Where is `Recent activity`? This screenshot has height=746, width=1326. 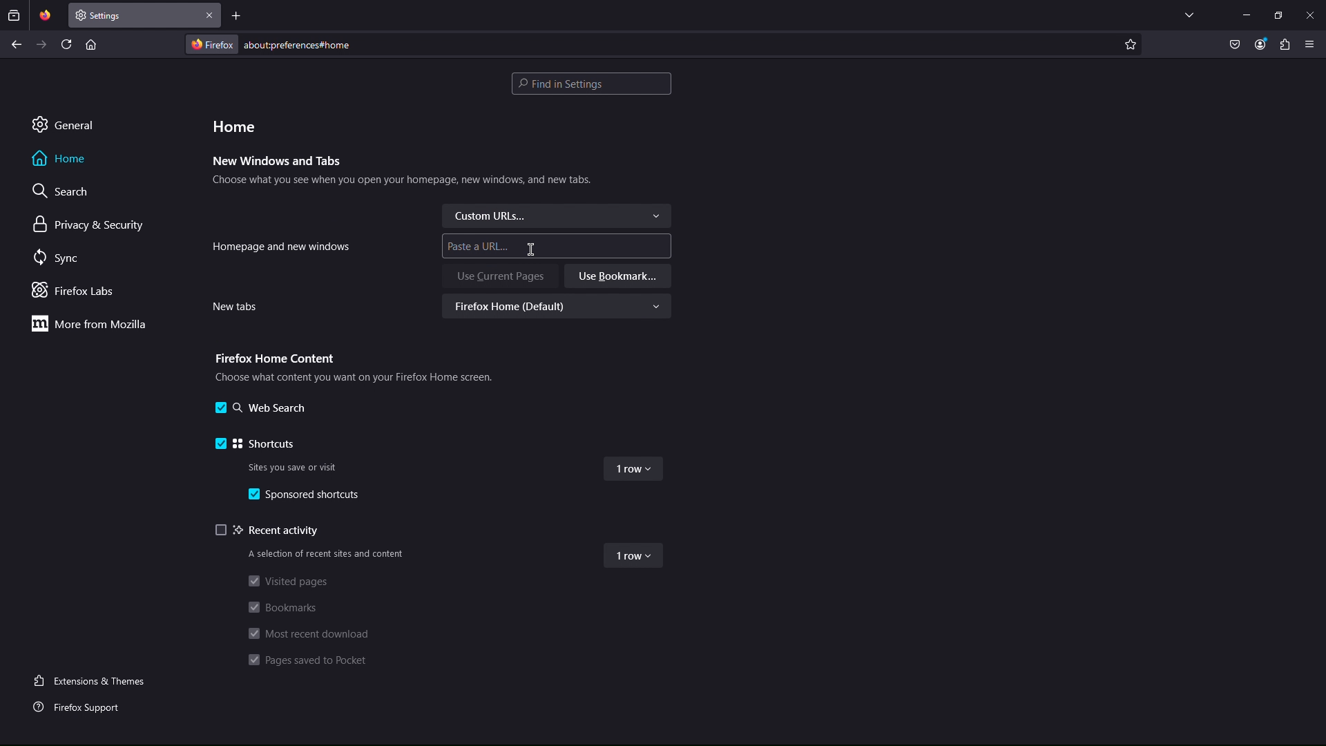 Recent activity is located at coordinates (270, 530).